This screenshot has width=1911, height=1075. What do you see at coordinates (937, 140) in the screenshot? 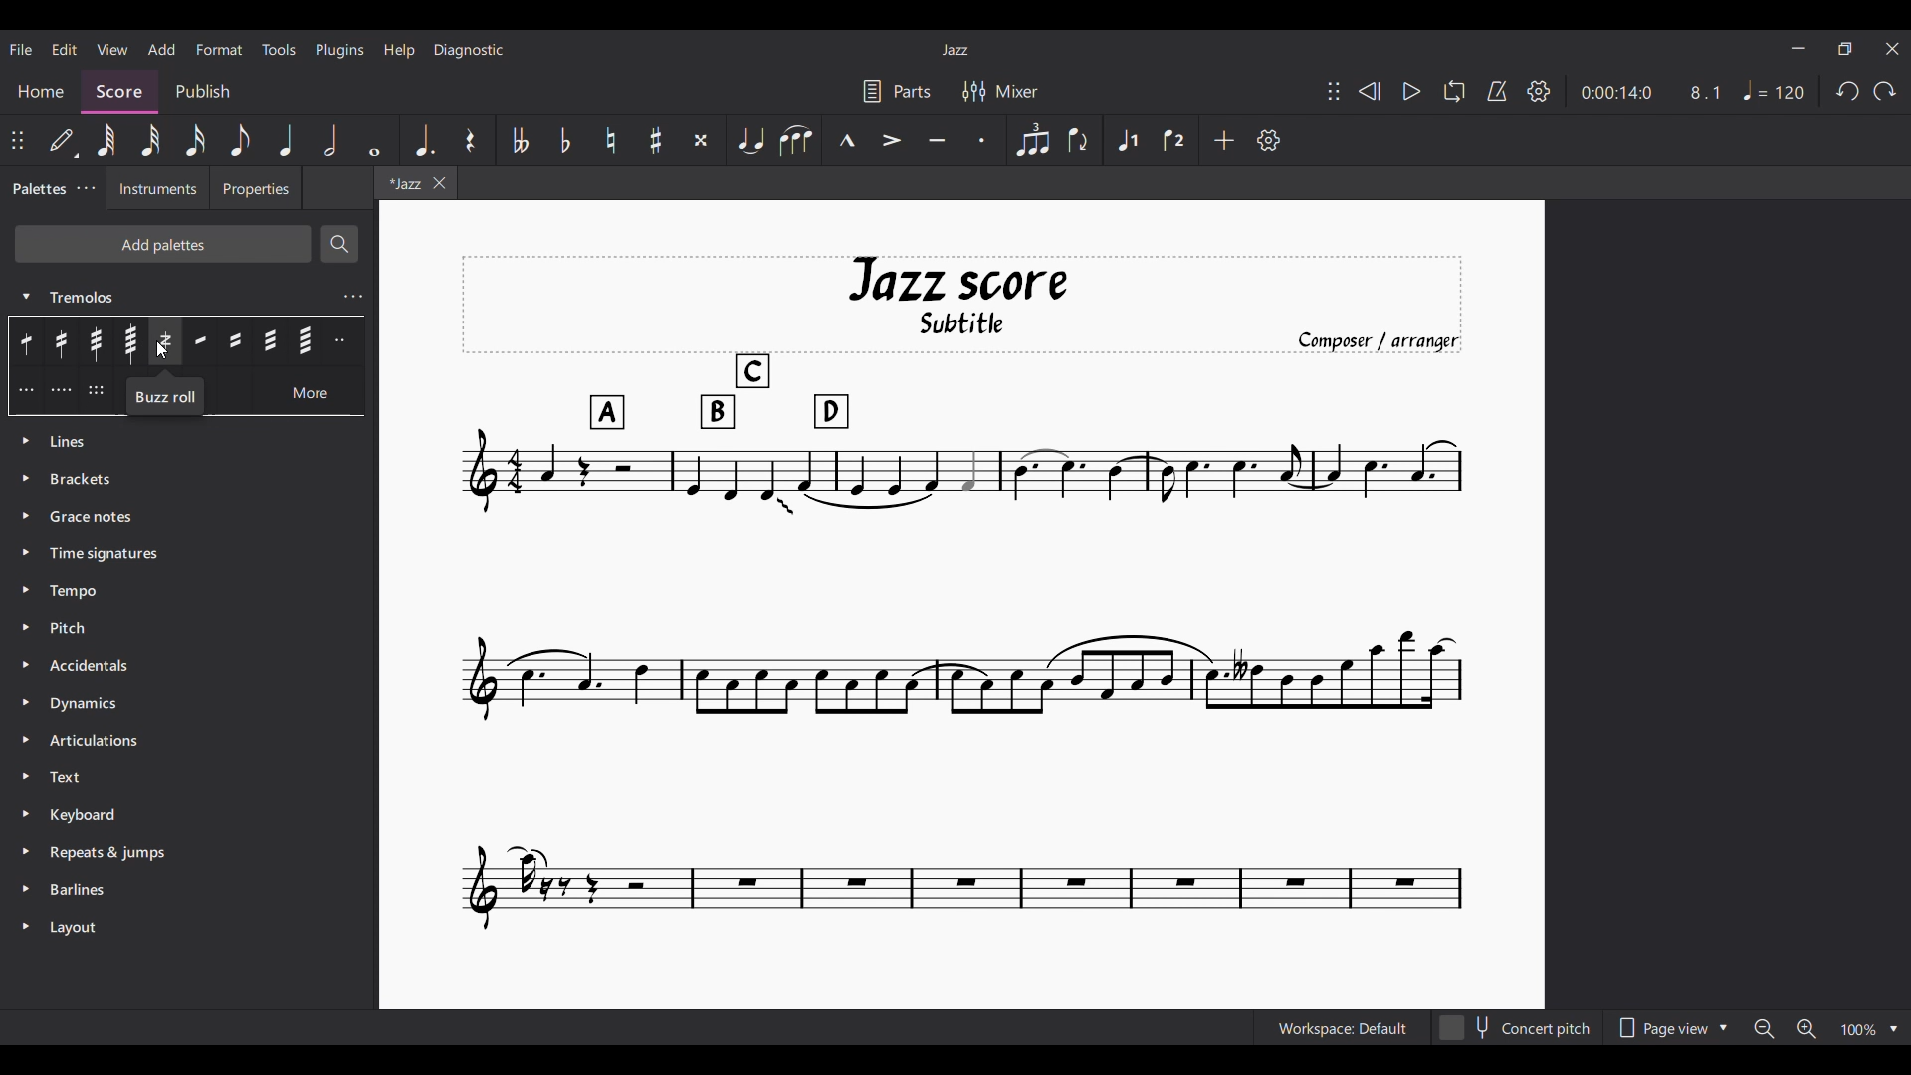
I see `Tenuto` at bounding box center [937, 140].